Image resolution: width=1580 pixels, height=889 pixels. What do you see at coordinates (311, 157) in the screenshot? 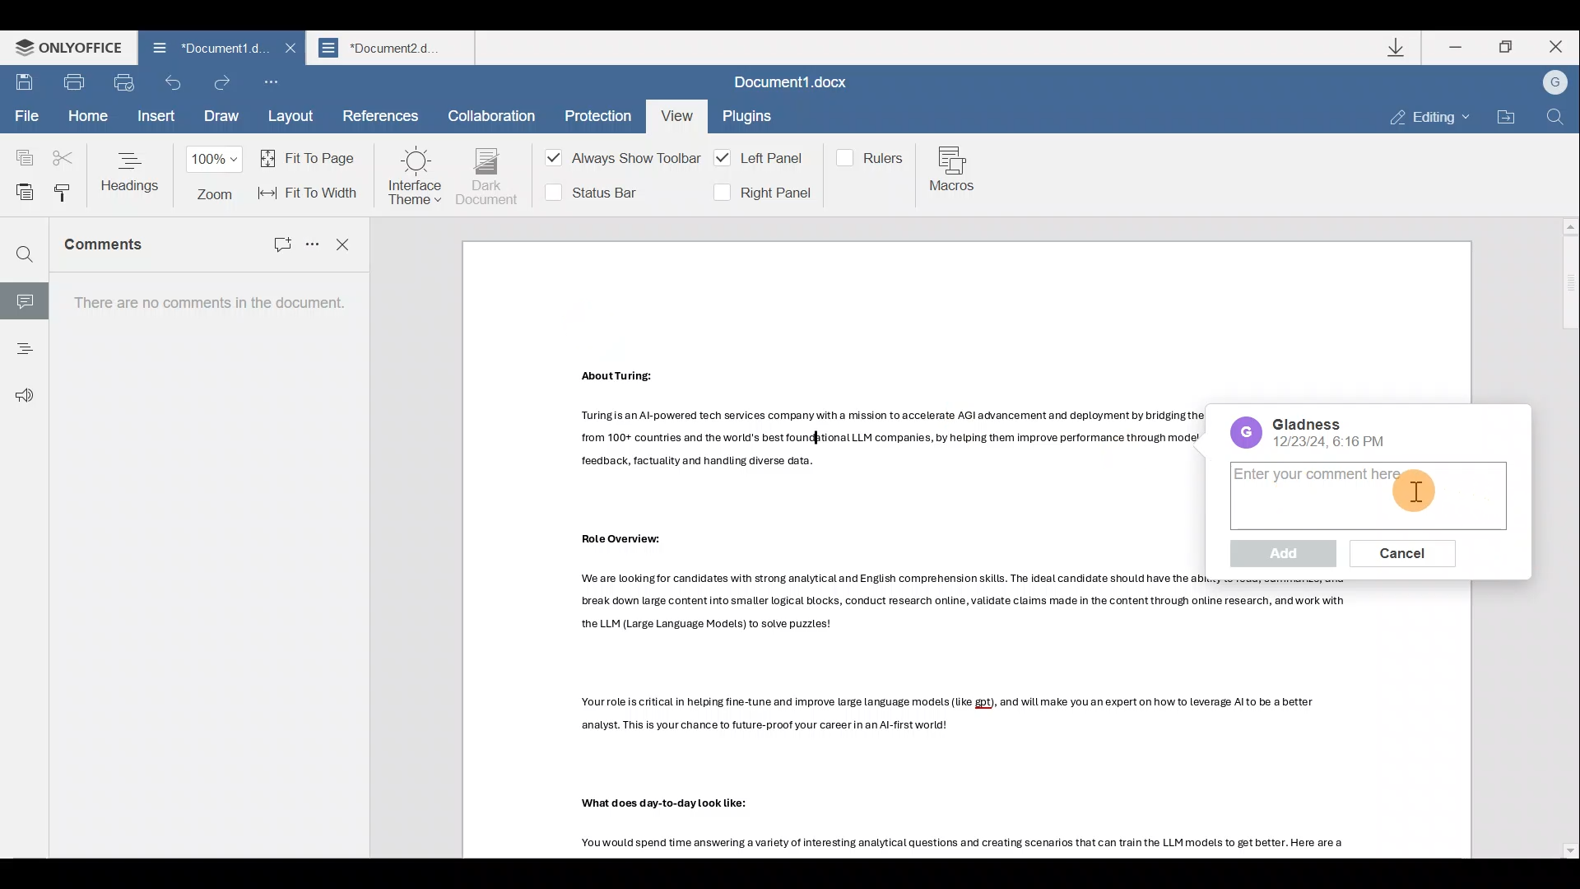
I see `Fit to page` at bounding box center [311, 157].